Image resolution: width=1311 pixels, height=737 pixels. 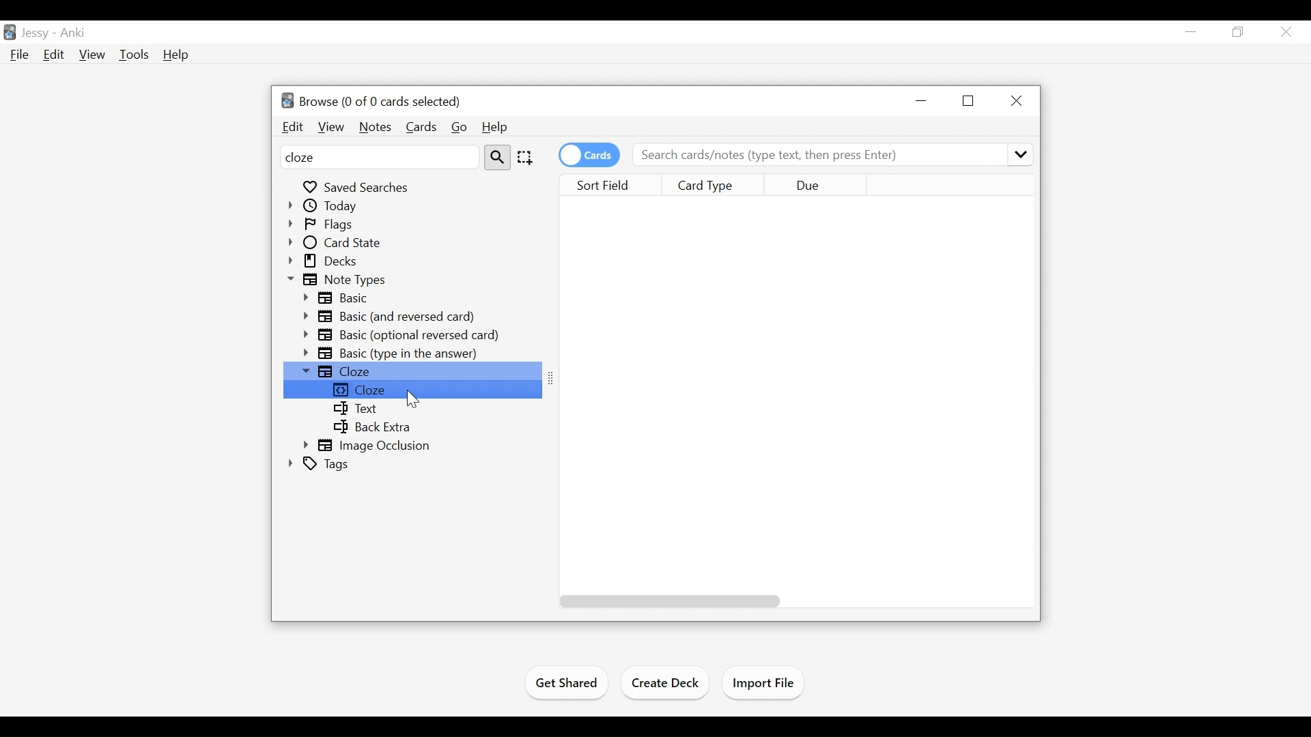 What do you see at coordinates (615, 186) in the screenshot?
I see `Sort Fields` at bounding box center [615, 186].